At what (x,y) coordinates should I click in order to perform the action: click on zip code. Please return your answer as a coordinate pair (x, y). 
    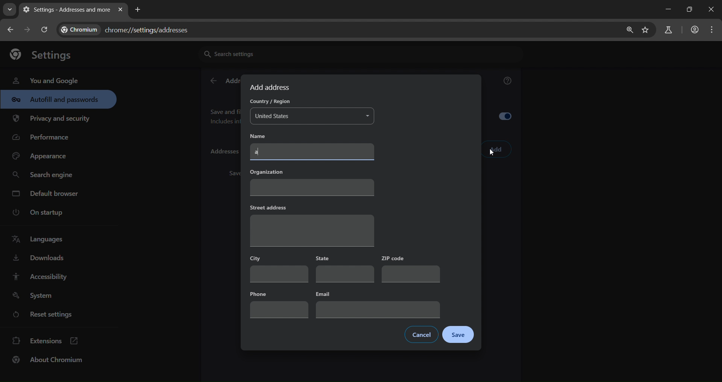
    Looking at the image, I should click on (410, 269).